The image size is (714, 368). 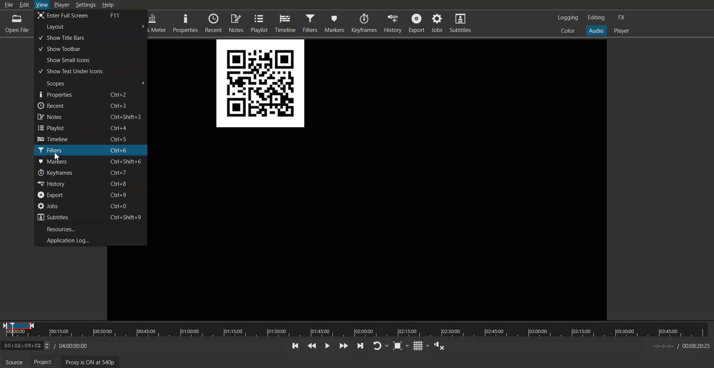 I want to click on Keyframes, so click(x=90, y=173).